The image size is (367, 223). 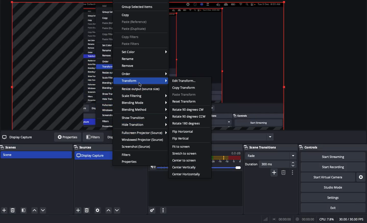 I want to click on Reset transform, so click(x=185, y=102).